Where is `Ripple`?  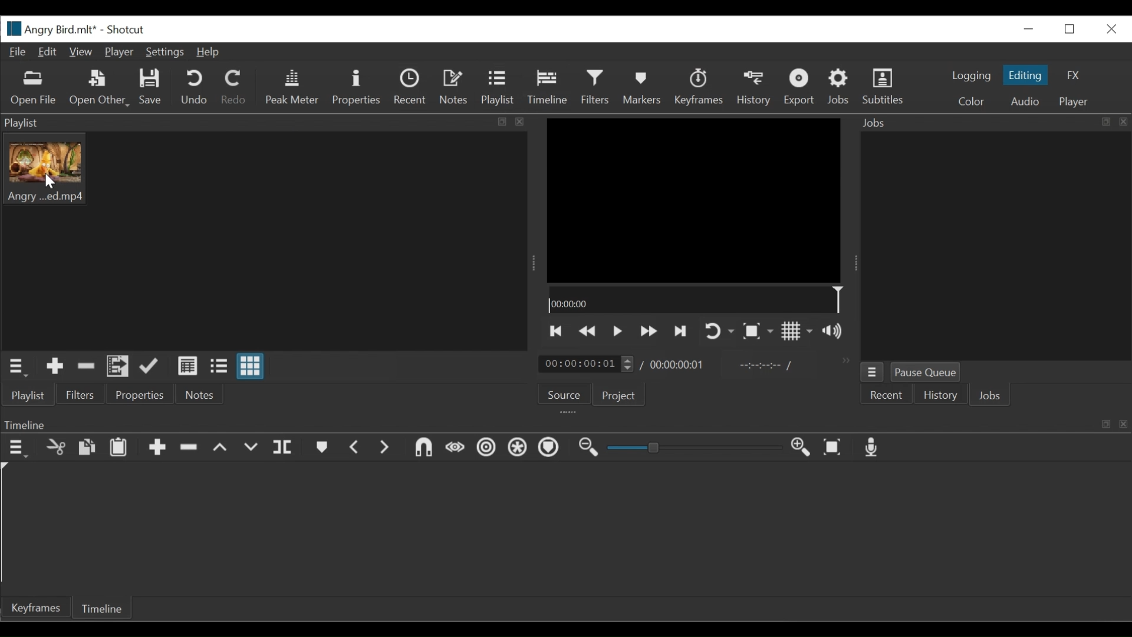 Ripple is located at coordinates (488, 449).